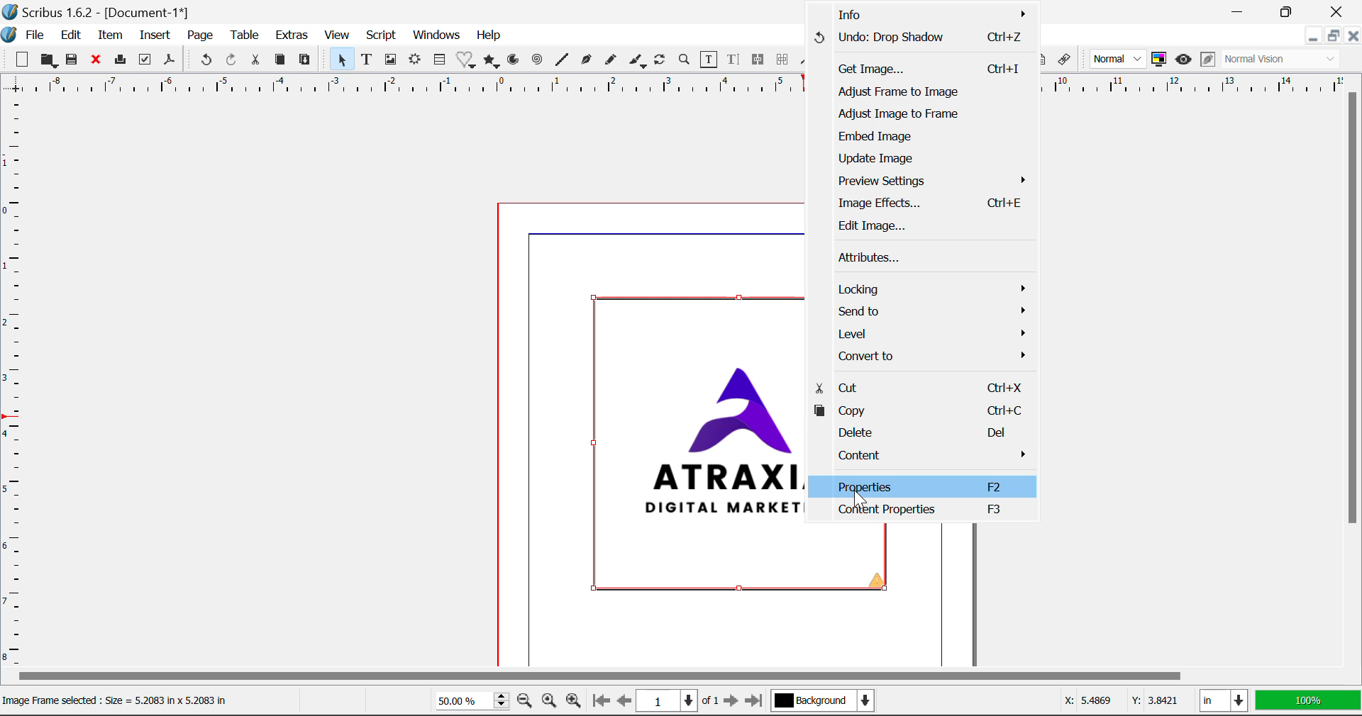 This screenshot has width=1362, height=716. Describe the element at coordinates (1119, 59) in the screenshot. I see `Normal` at that location.